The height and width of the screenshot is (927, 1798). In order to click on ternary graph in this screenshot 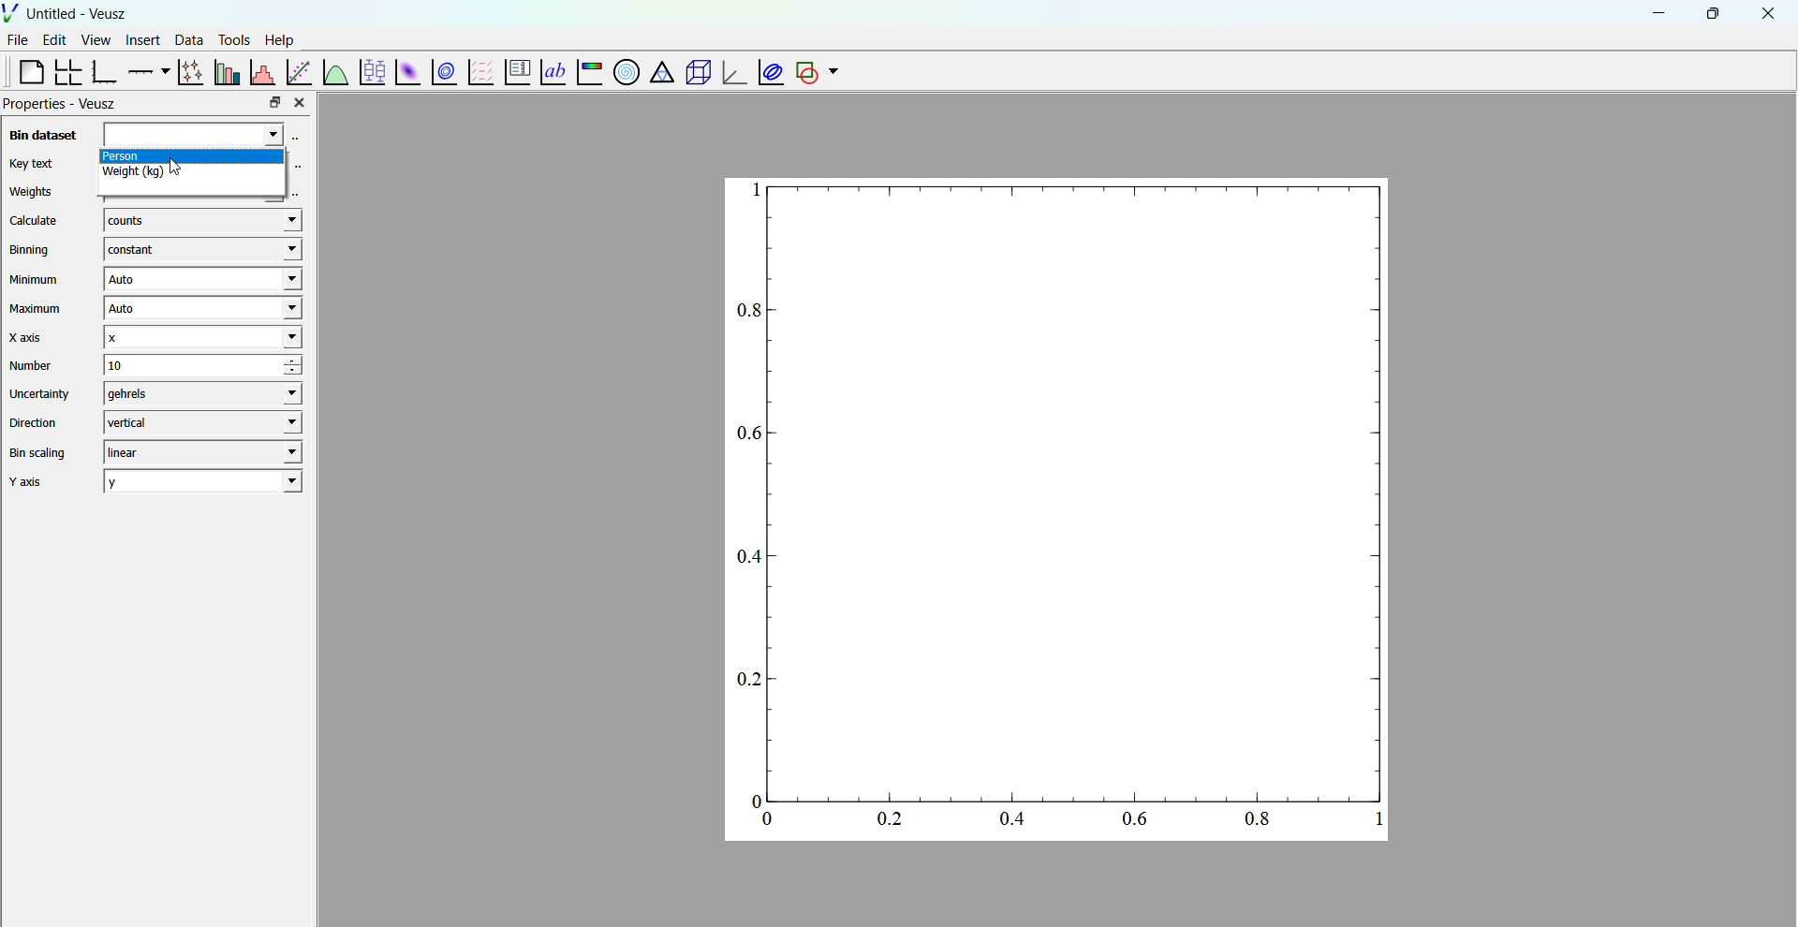, I will do `click(660, 74)`.